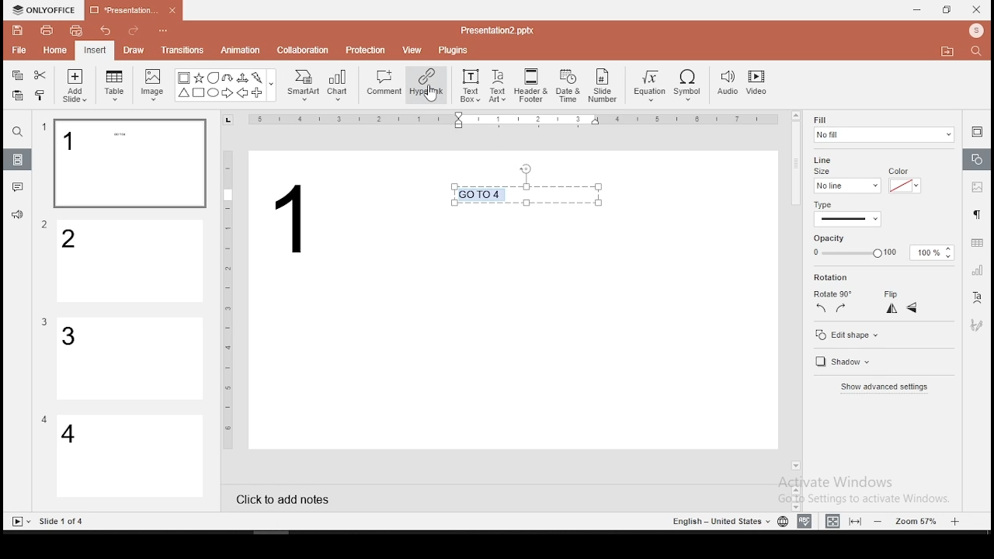 This screenshot has width=994, height=559. Describe the element at coordinates (497, 30) in the screenshot. I see `` at that location.